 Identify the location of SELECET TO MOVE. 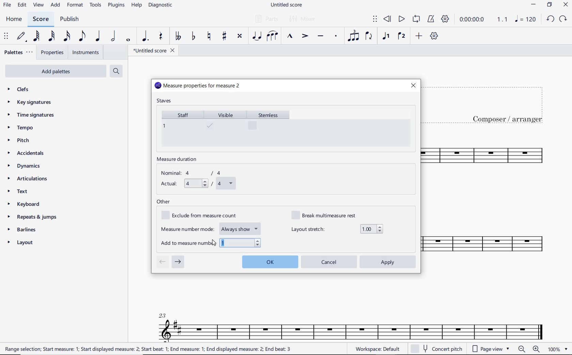
(6, 37).